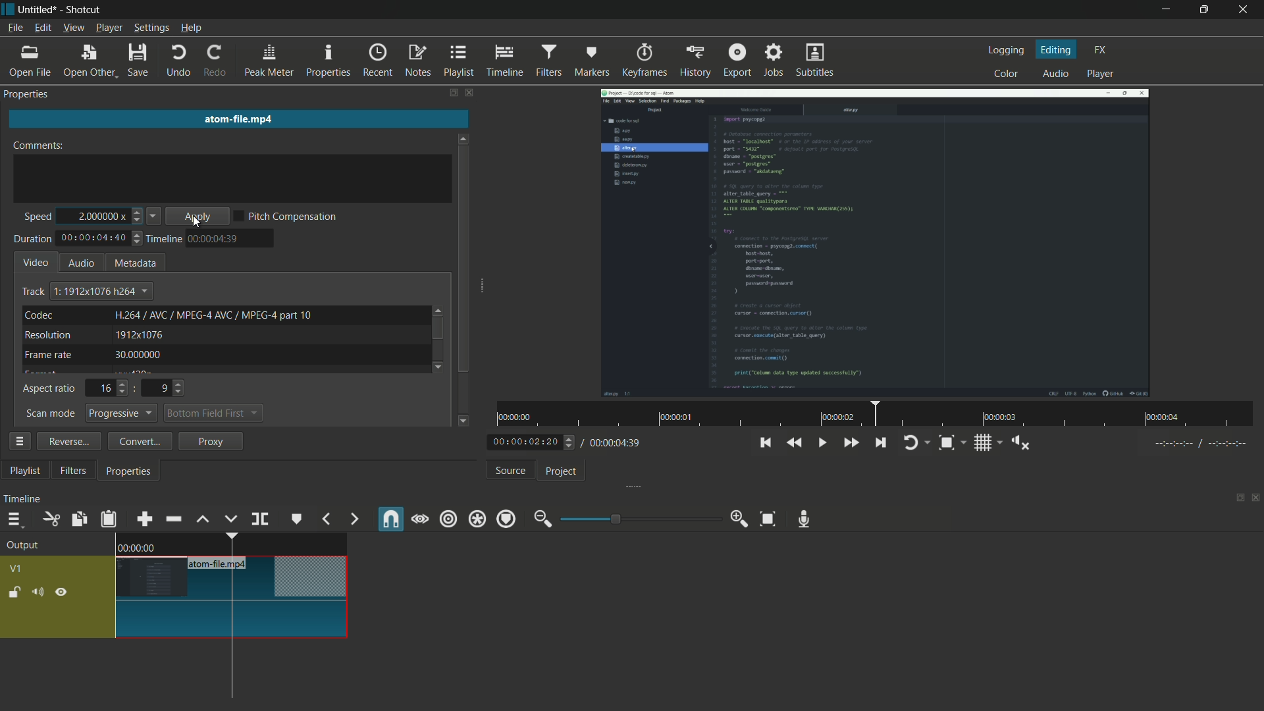 The image size is (1264, 711). I want to click on total time, so click(93, 239).